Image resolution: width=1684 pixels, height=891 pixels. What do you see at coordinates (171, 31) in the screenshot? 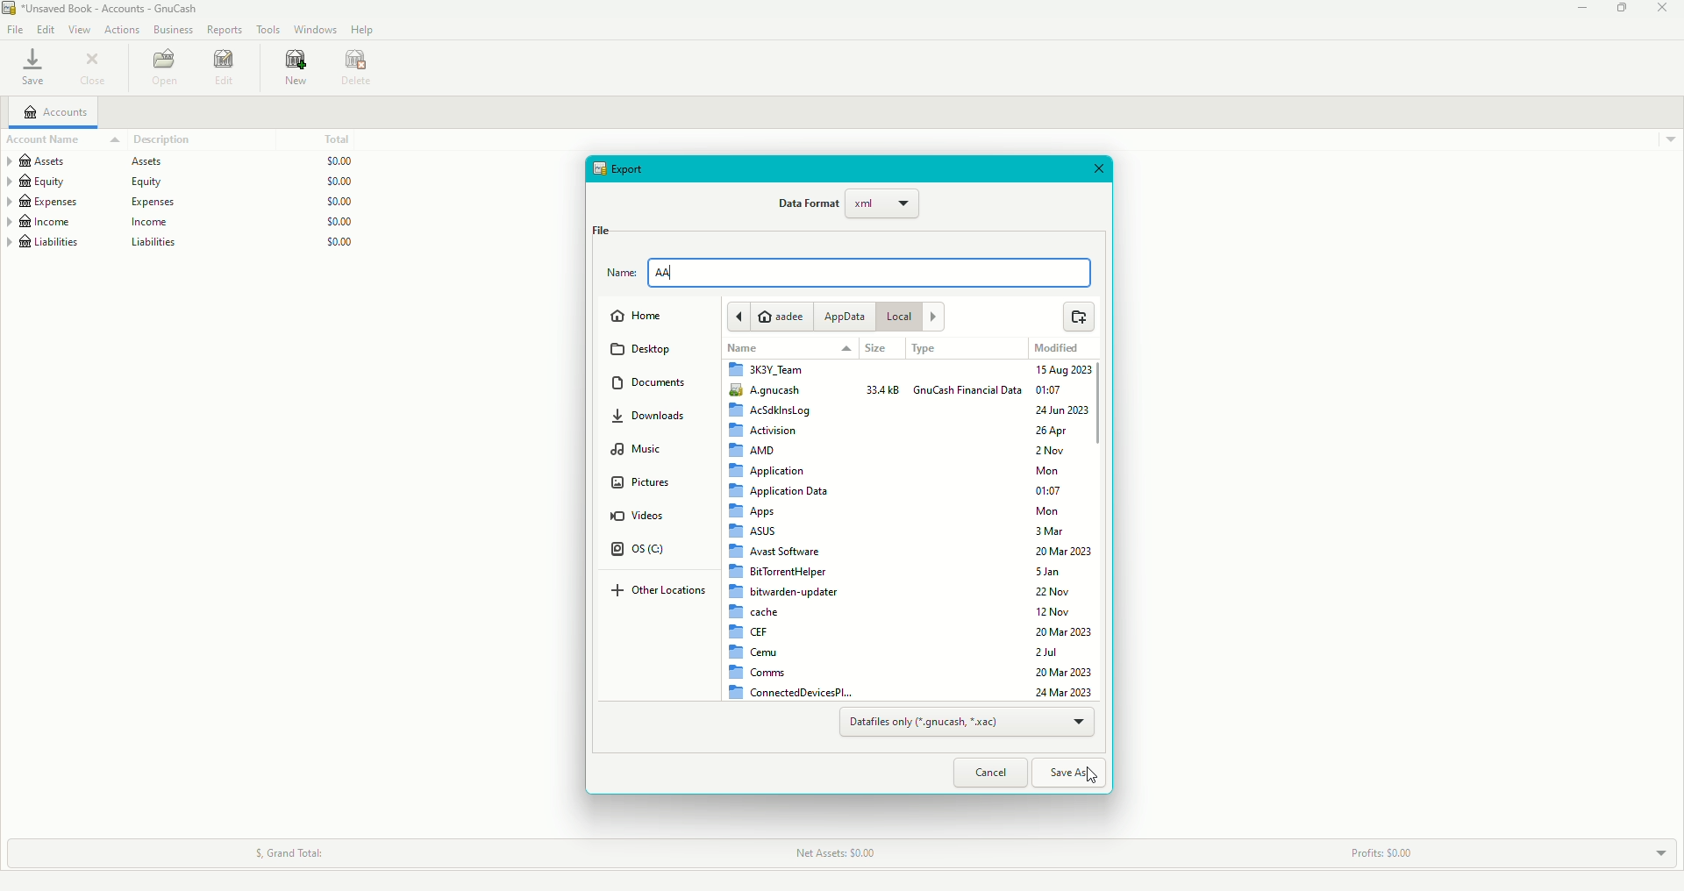
I see `Business` at bounding box center [171, 31].